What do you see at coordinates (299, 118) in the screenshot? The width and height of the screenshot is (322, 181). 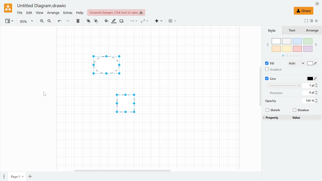 I see `Value` at bounding box center [299, 118].